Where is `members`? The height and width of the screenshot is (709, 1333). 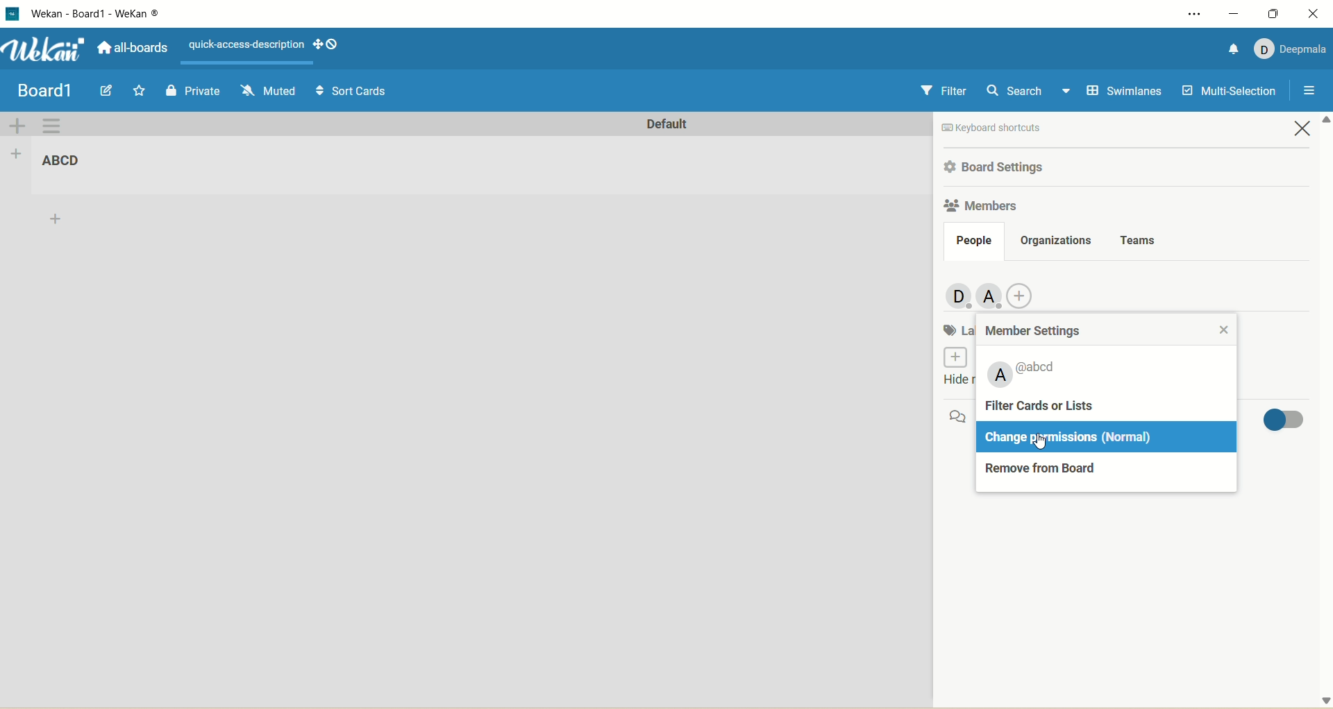
members is located at coordinates (980, 207).